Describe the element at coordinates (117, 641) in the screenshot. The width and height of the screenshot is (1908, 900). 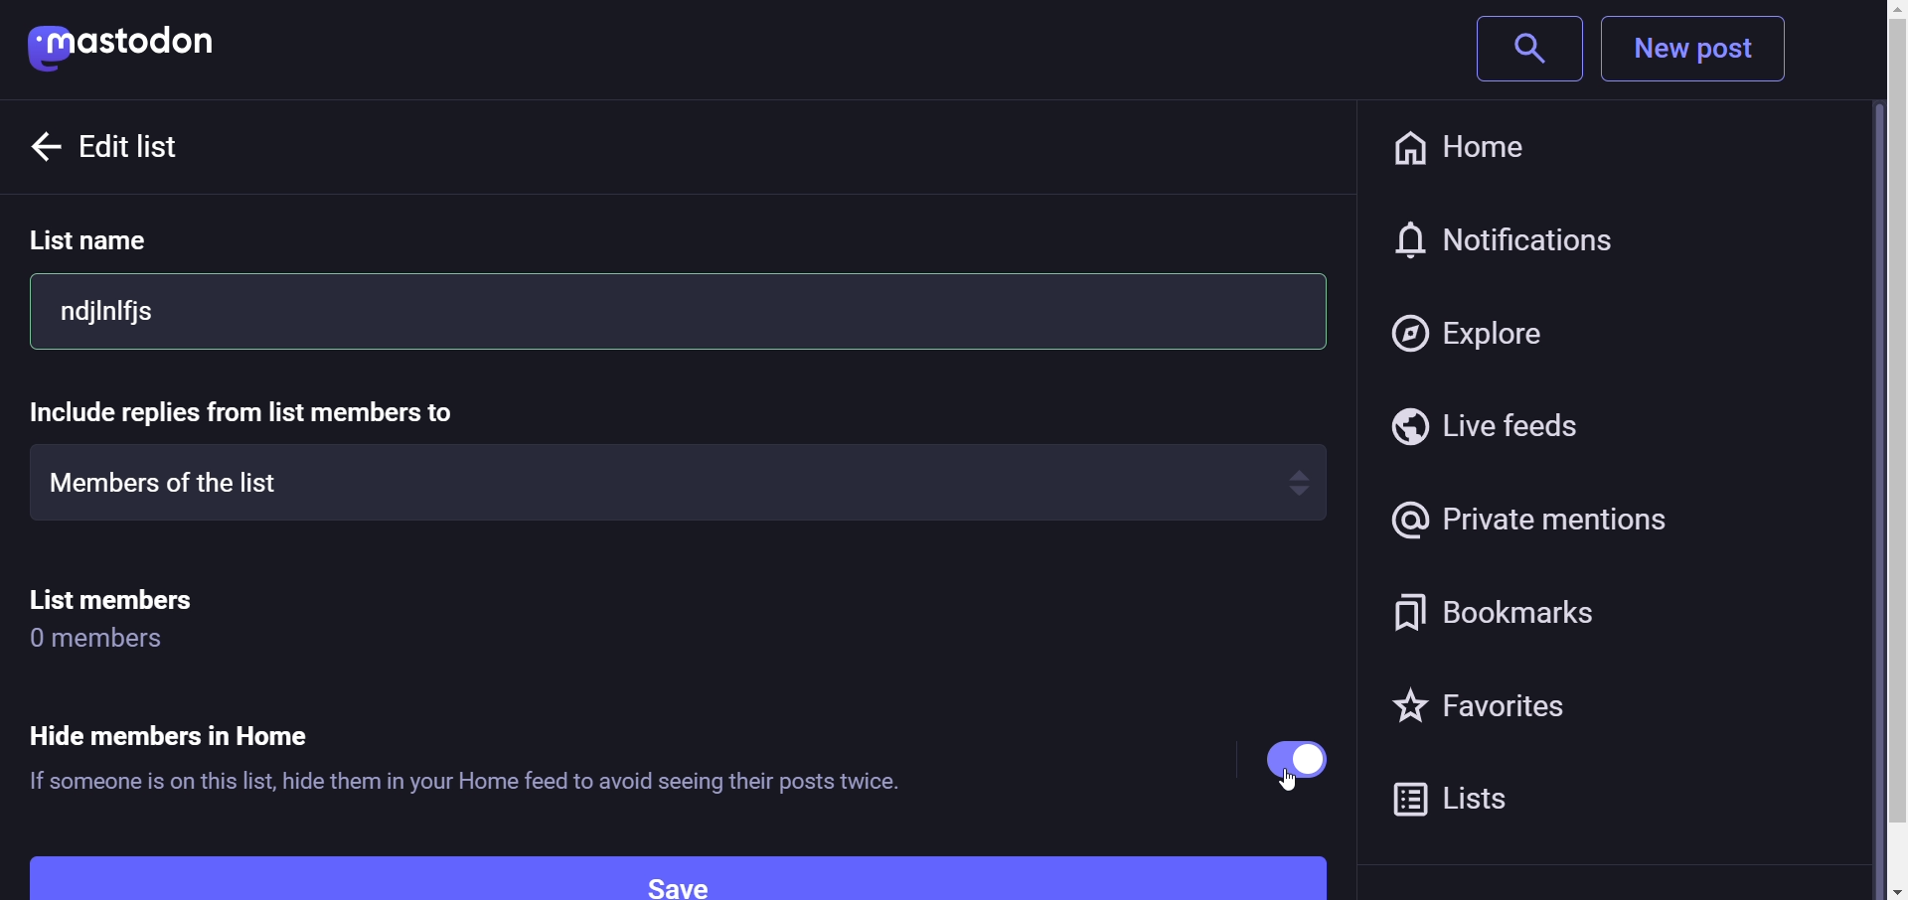
I see `0 members` at that location.